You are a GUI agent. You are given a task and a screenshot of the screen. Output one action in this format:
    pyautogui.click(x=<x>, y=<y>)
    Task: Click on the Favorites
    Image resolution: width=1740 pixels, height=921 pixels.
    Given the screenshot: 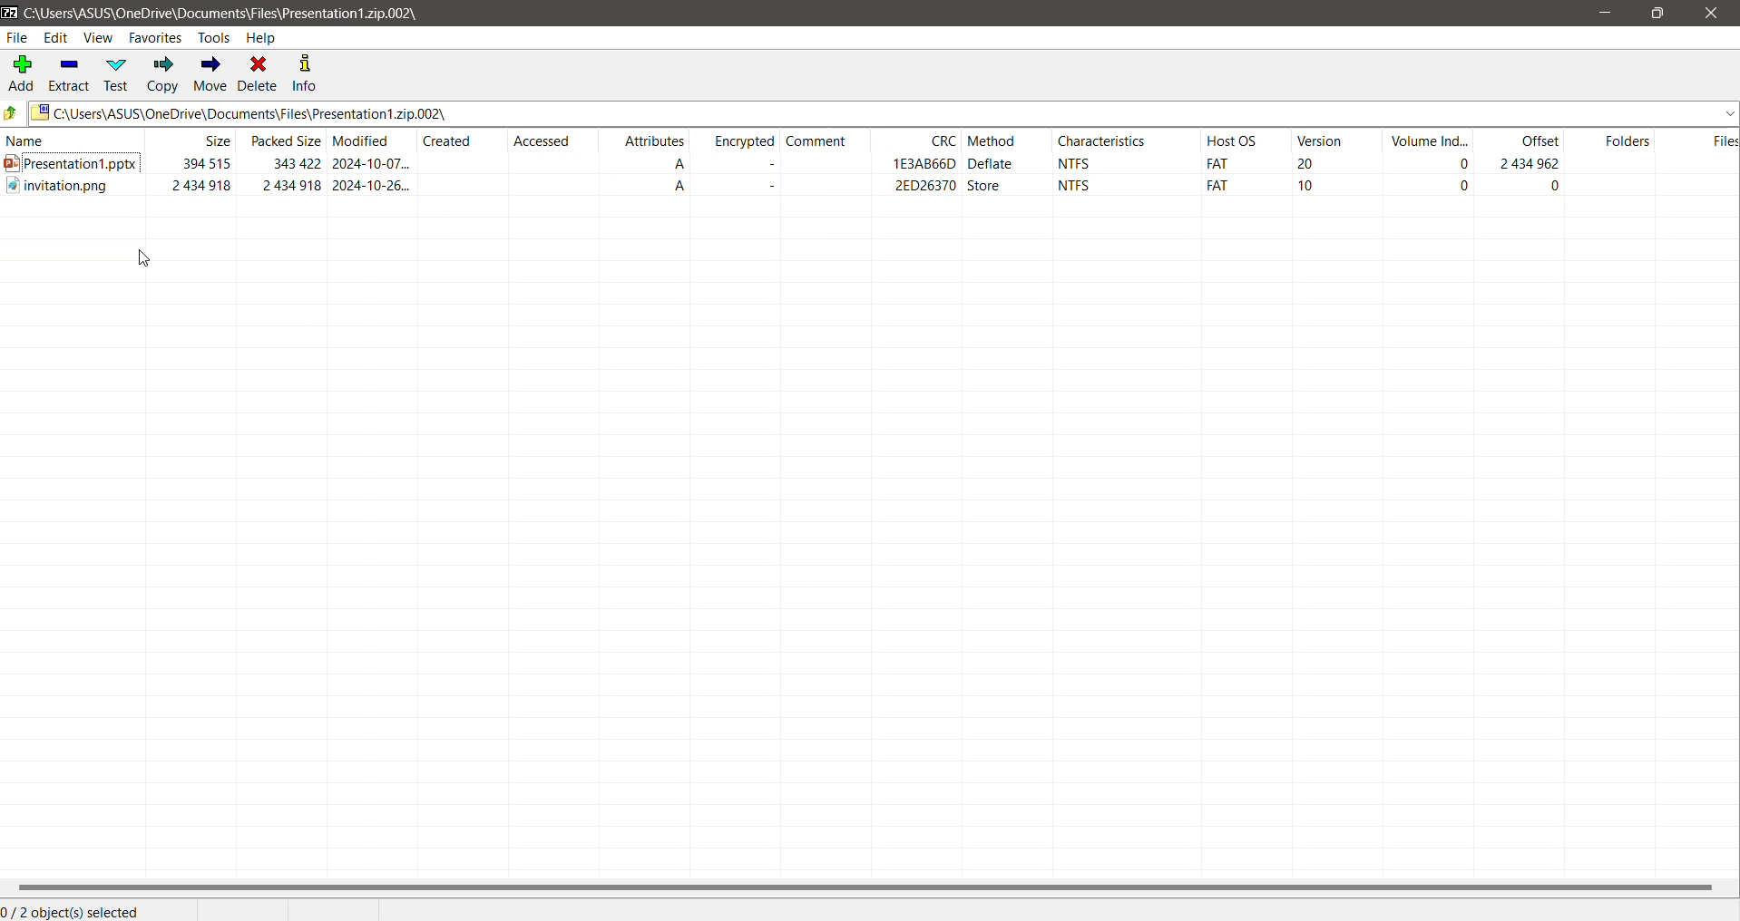 What is the action you would take?
    pyautogui.click(x=155, y=37)
    